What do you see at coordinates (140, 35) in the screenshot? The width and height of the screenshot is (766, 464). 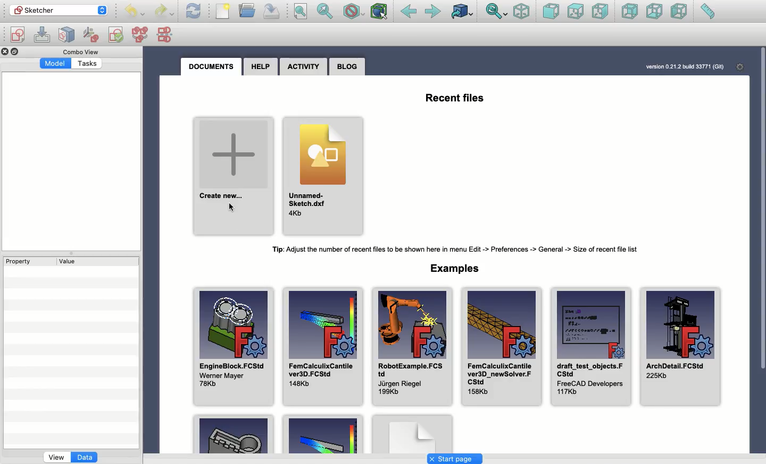 I see `Merge sketches` at bounding box center [140, 35].